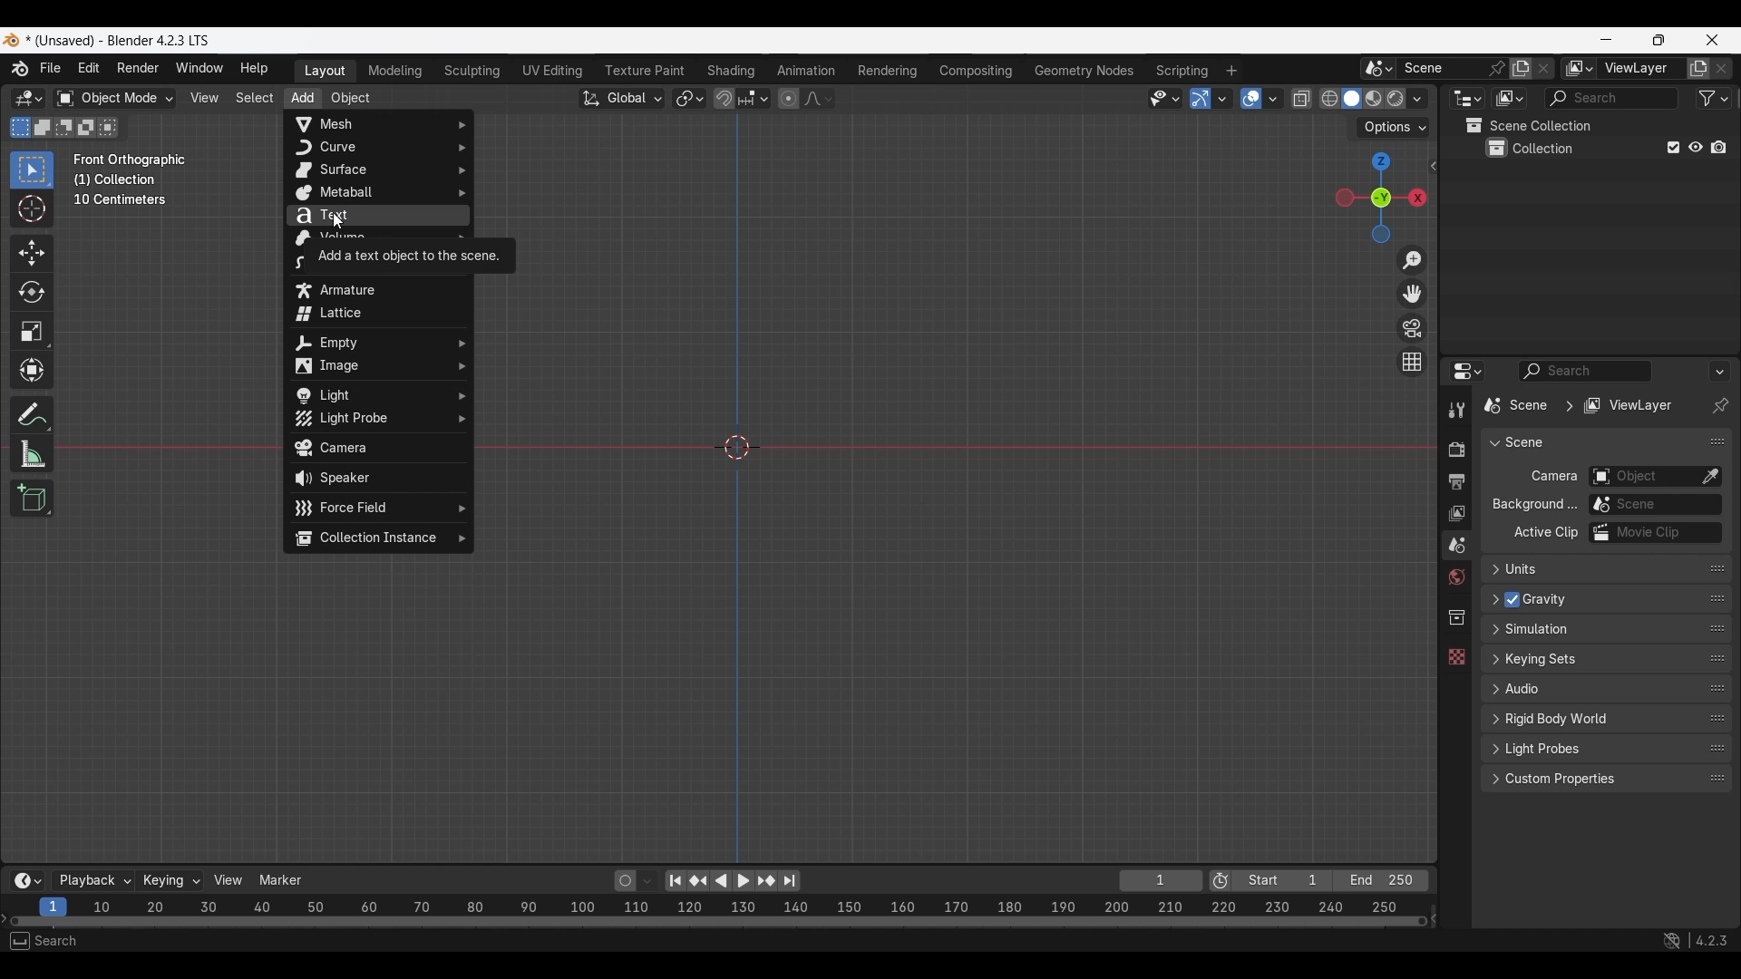 The height and width of the screenshot is (979, 1741). Describe the element at coordinates (1674, 147) in the screenshot. I see `Exclude from view layer` at that location.